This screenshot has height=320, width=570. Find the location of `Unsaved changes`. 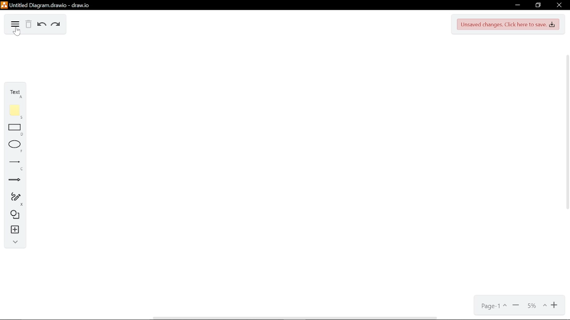

Unsaved changes is located at coordinates (509, 24).